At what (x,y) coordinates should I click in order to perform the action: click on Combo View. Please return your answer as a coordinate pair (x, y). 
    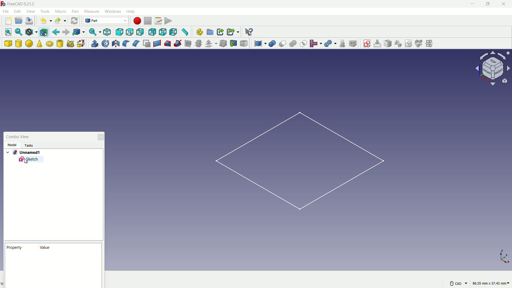
    Looking at the image, I should click on (18, 137).